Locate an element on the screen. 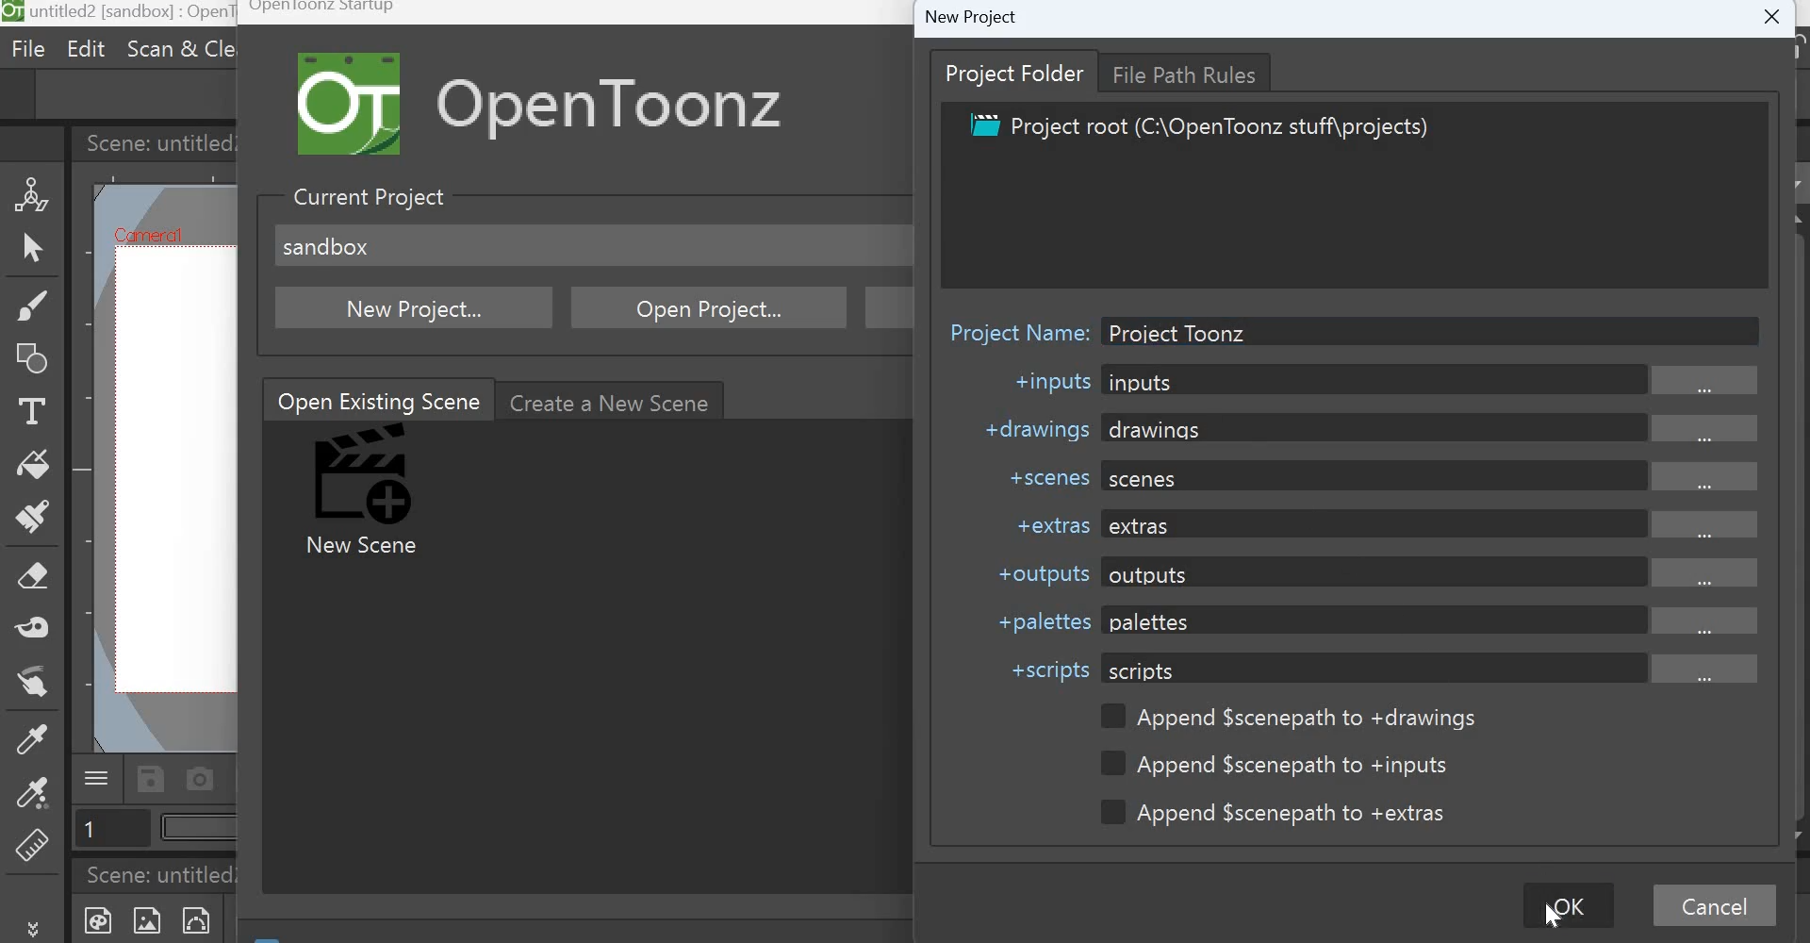 This screenshot has height=943, width=1810. Eraser tool is located at coordinates (35, 576).